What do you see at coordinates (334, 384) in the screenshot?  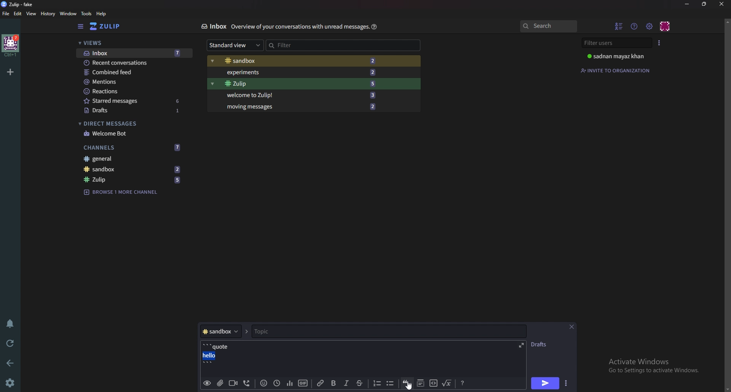 I see `bold` at bounding box center [334, 384].